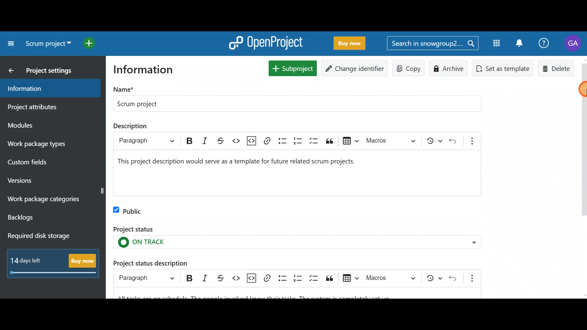  What do you see at coordinates (56, 265) in the screenshot?
I see `Buy now` at bounding box center [56, 265].